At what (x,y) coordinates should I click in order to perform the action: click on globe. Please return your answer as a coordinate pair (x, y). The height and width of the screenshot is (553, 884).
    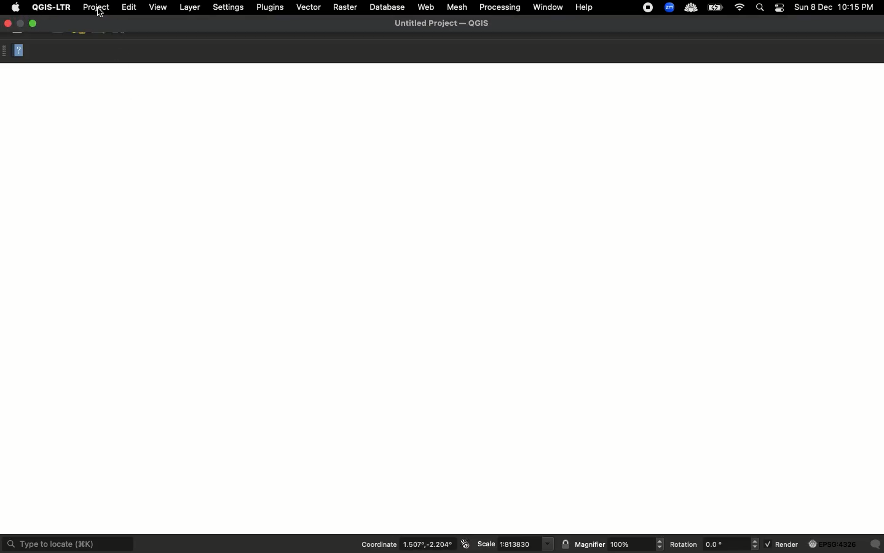
    Looking at the image, I should click on (834, 544).